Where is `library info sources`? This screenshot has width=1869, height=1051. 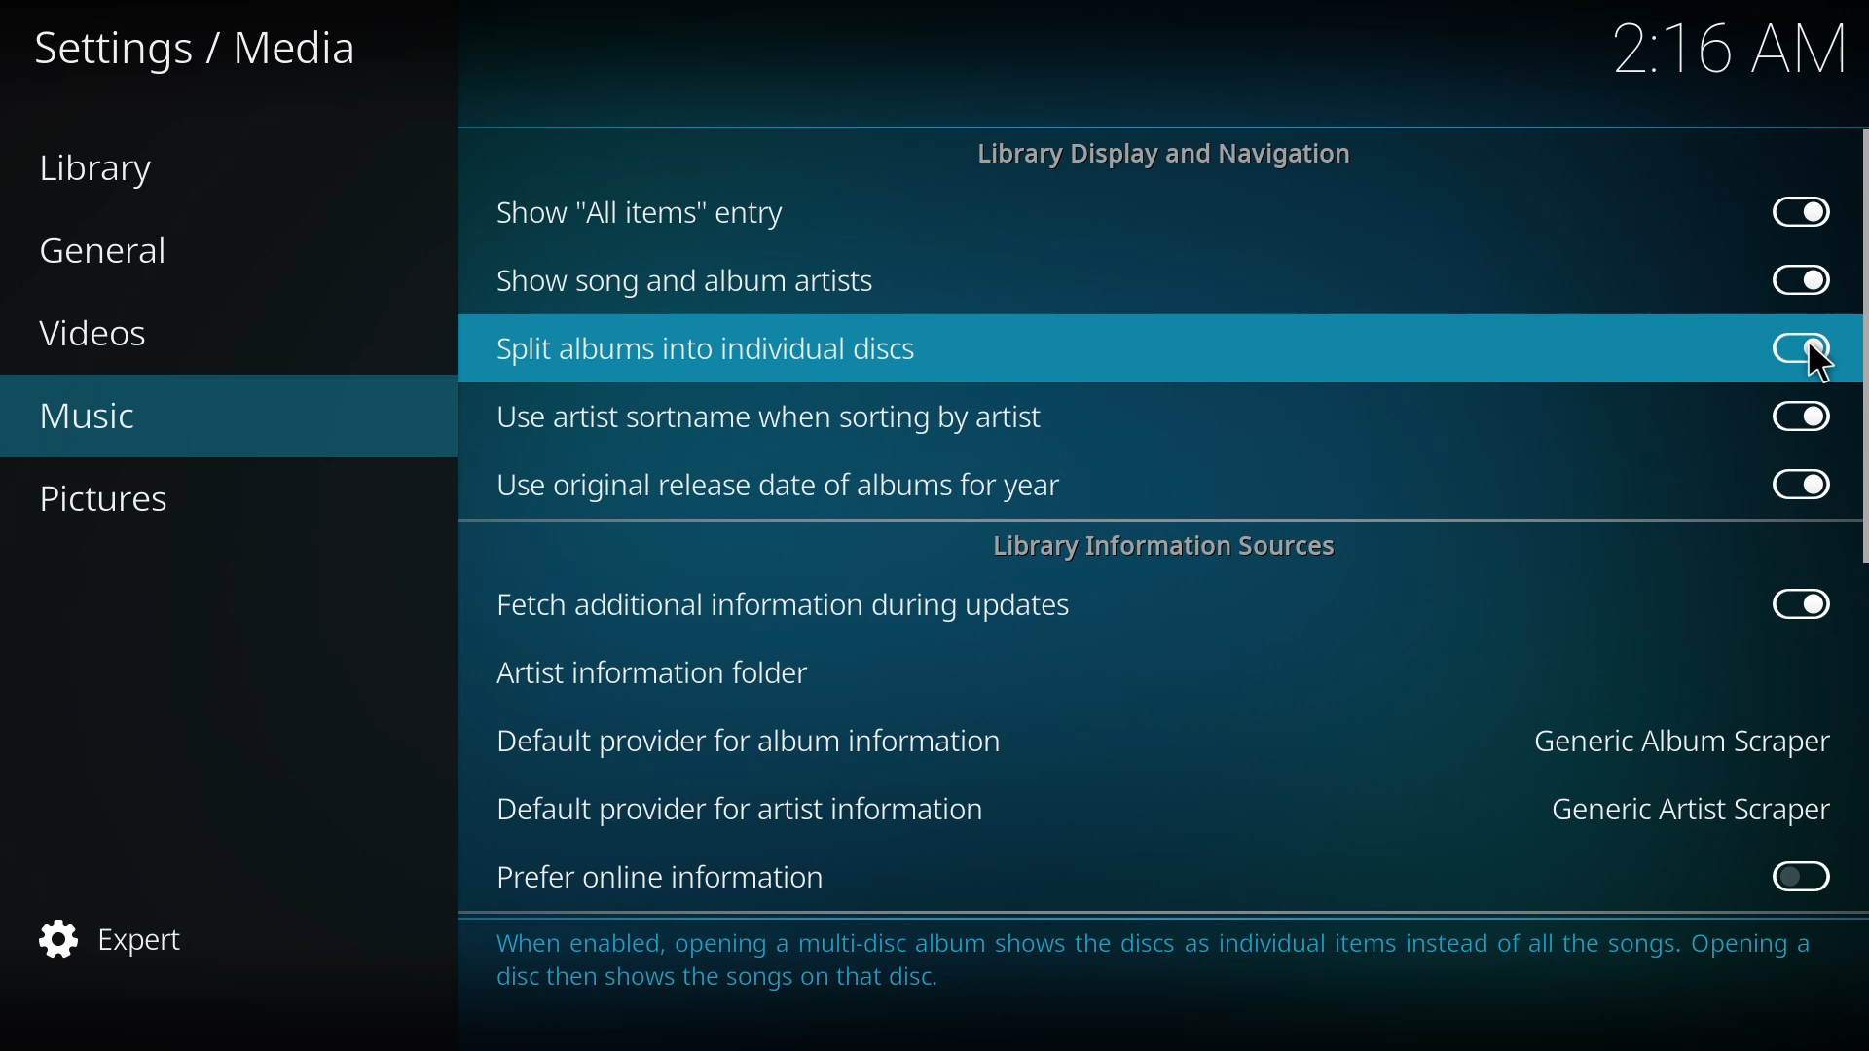 library info sources is located at coordinates (1175, 545).